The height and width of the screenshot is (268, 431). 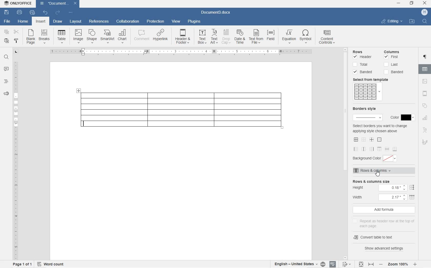 I want to click on DATE & TIME, so click(x=240, y=37).